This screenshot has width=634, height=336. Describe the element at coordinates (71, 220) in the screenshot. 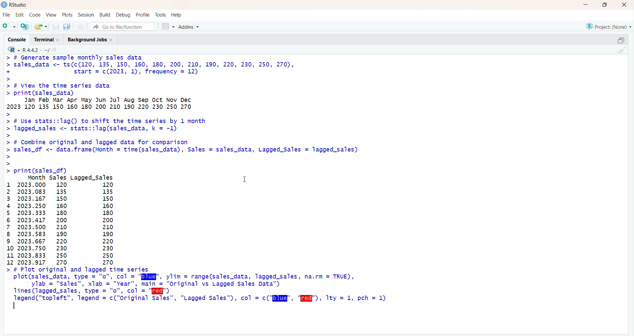

I see `Month Sales Lagged_Sales
1 2023.000 120 120
2 2023.083 135 135
3 2023.167 150 150
4 2023.250 160 160
5 2023.333 180 180
6 2023.417 200 200
7 2023.500 210 210
8 2023.583 190 190
9 2023.667 220 220
10 2023.750 230 230
11 2023.833 250 250
12 2023.917 270 270
>` at that location.